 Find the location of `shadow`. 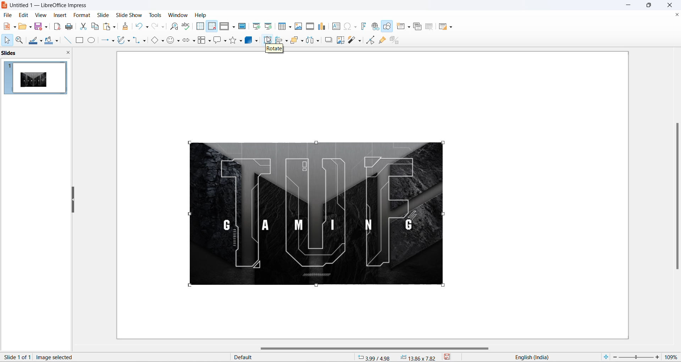

shadow is located at coordinates (329, 40).